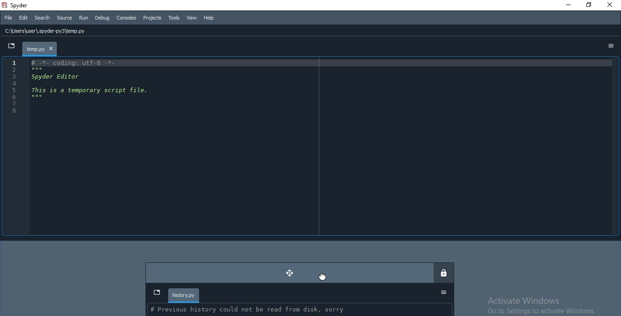  What do you see at coordinates (102, 18) in the screenshot?
I see `Debug` at bounding box center [102, 18].